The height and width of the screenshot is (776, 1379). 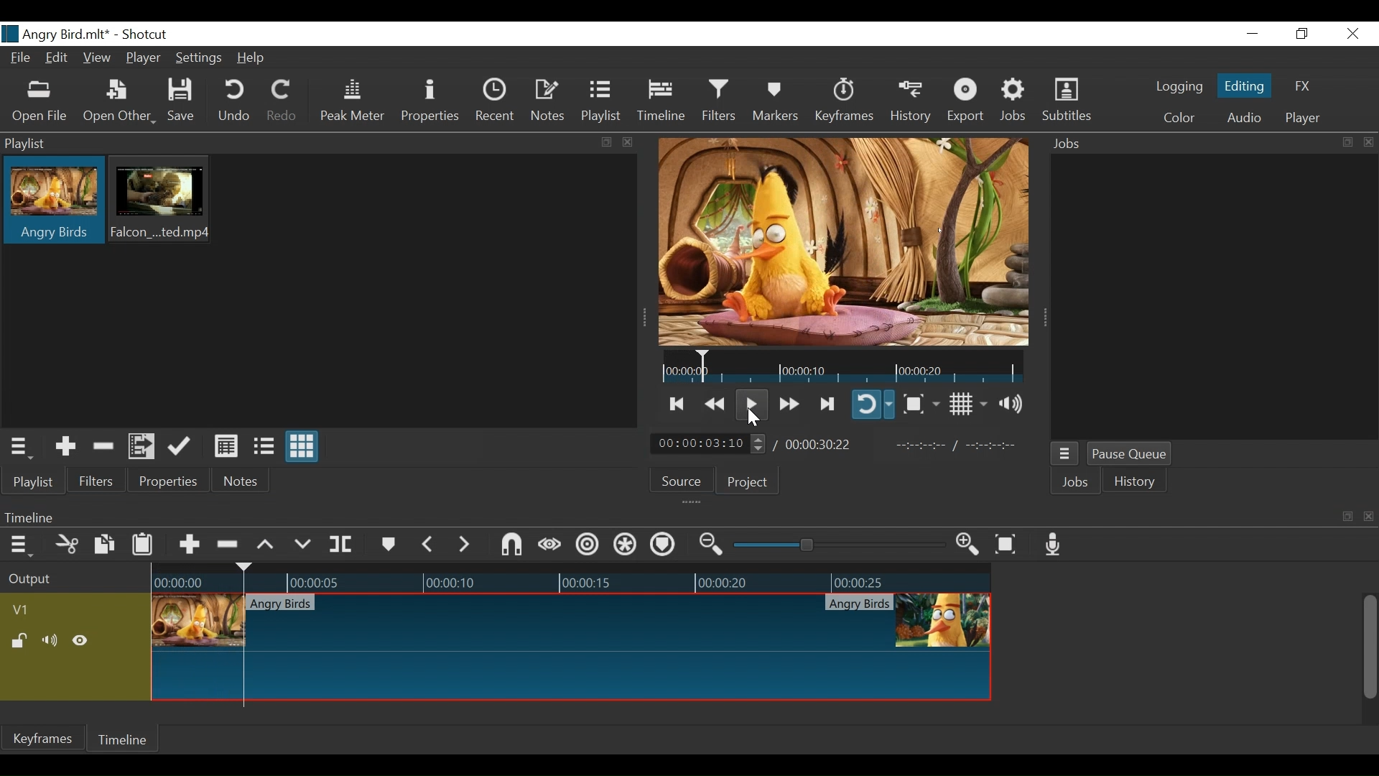 What do you see at coordinates (1138, 483) in the screenshot?
I see `History` at bounding box center [1138, 483].